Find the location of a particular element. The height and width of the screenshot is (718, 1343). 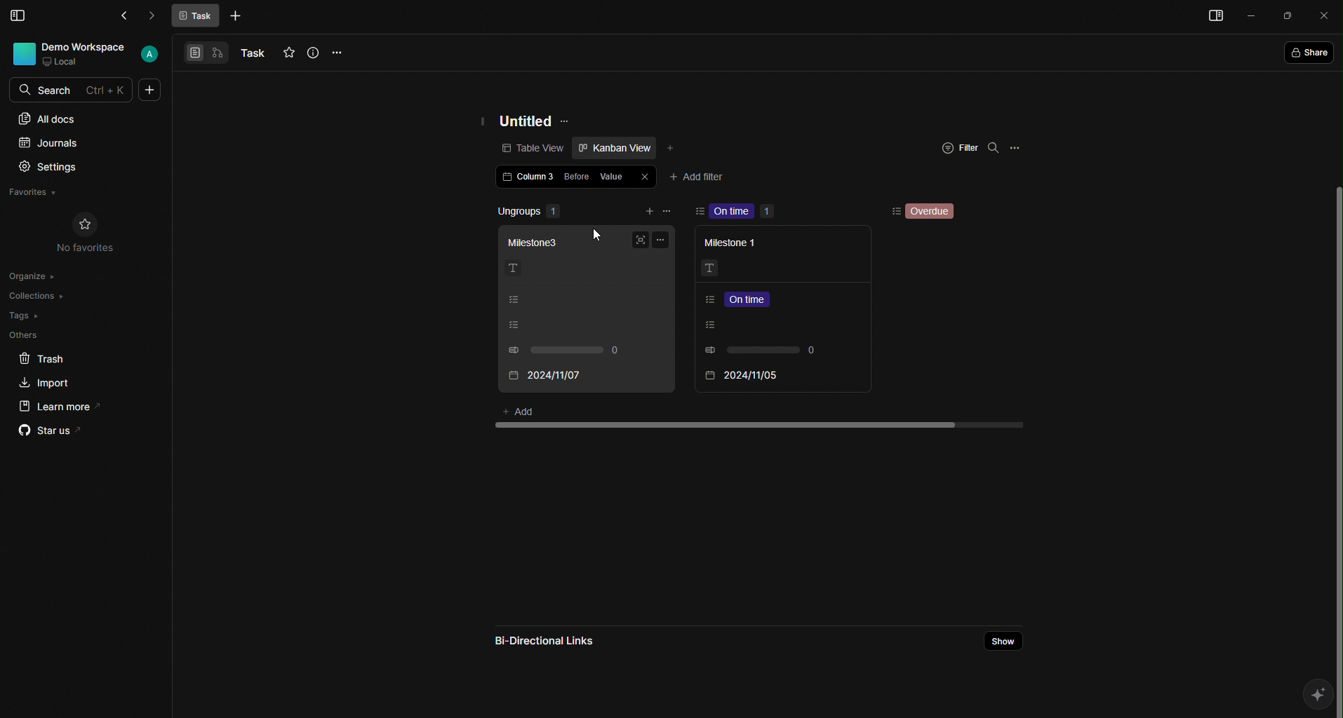

All docs is located at coordinates (48, 120).